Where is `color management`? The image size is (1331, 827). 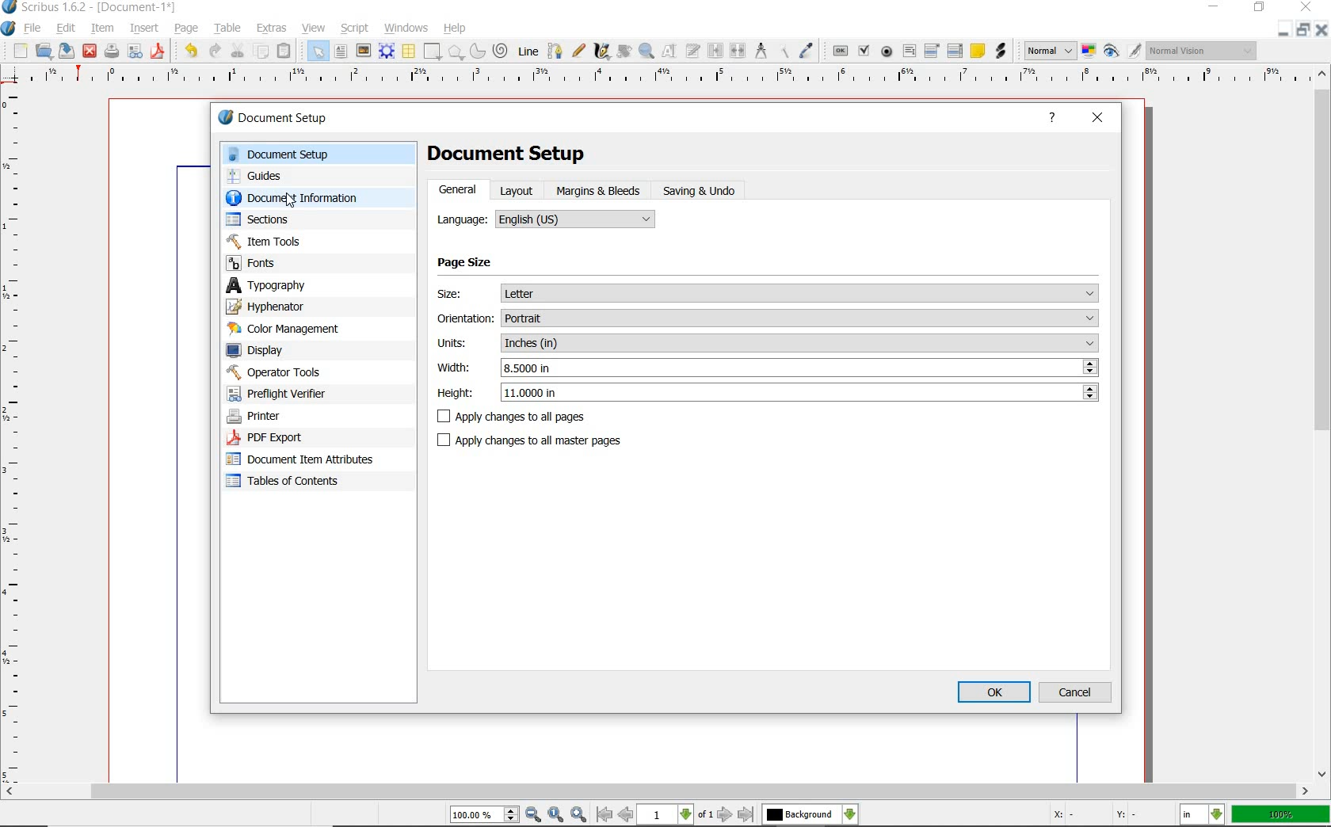
color management is located at coordinates (287, 329).